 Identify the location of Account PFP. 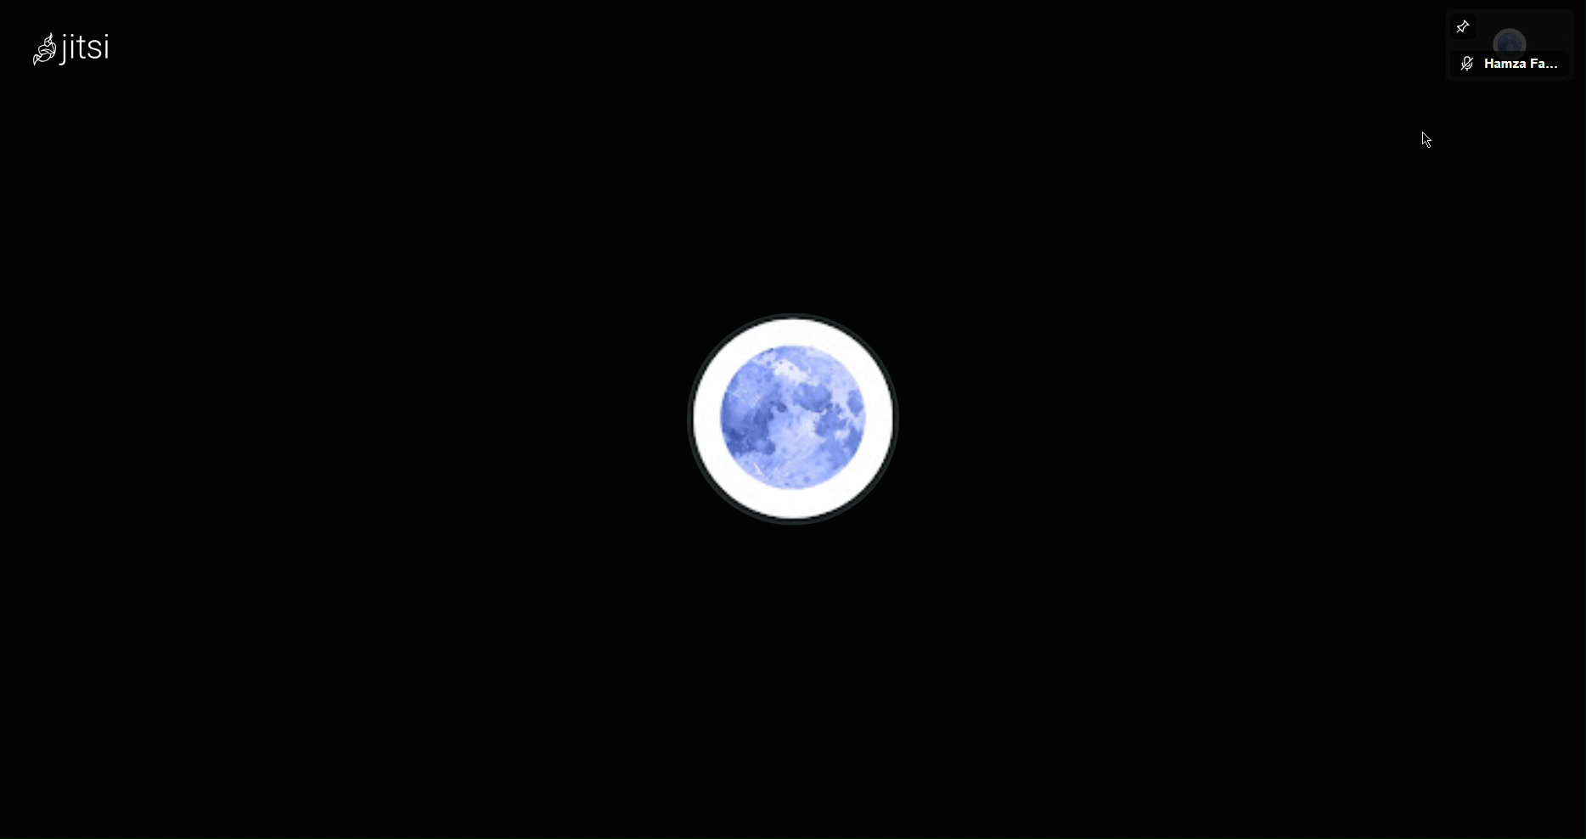
(802, 419).